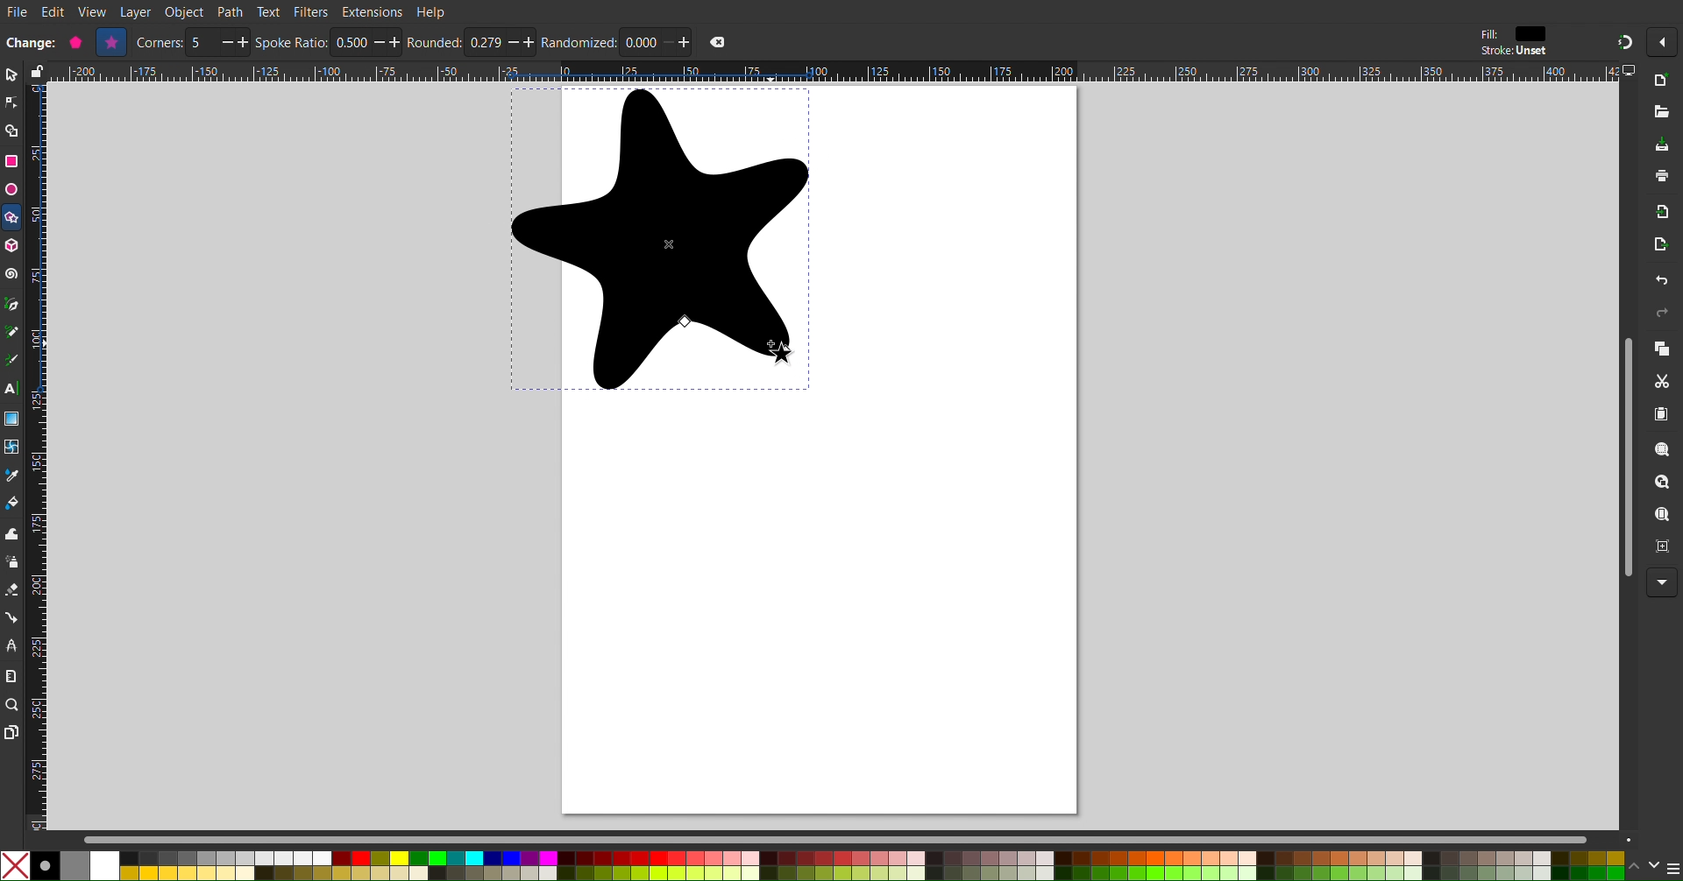  I want to click on randomized, so click(579, 42).